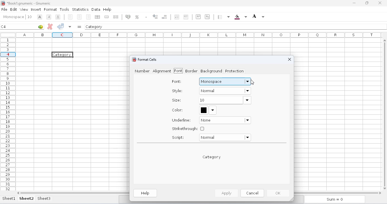 The height and width of the screenshot is (204, 387). What do you see at coordinates (207, 16) in the screenshot?
I see `subscript` at bounding box center [207, 16].